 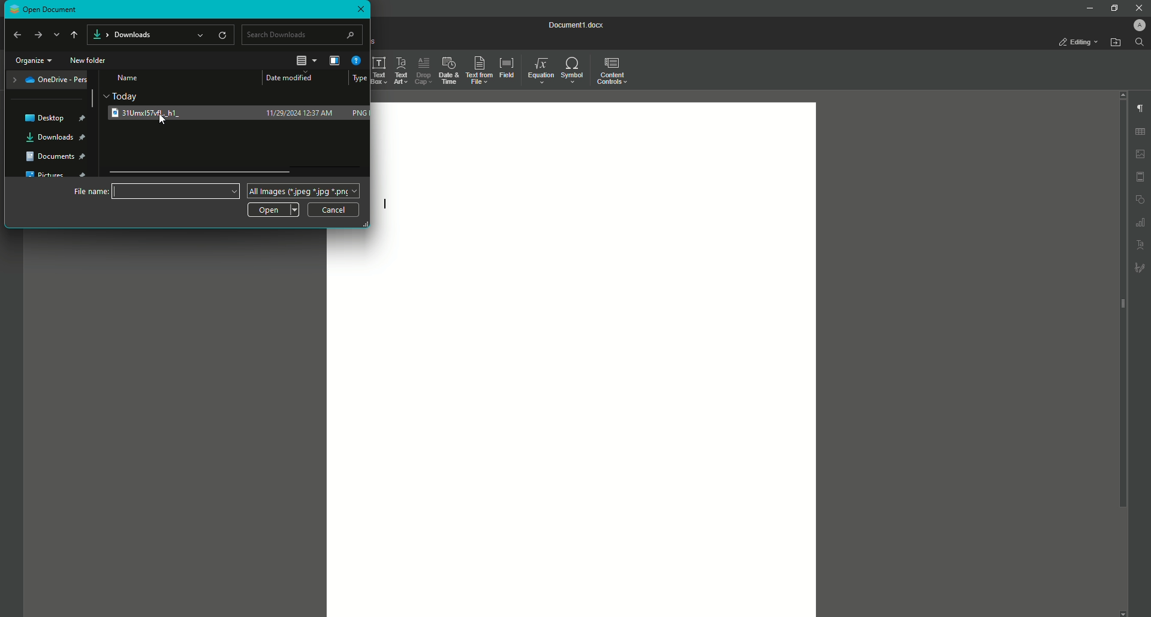 I want to click on Scrollbar, so click(x=201, y=170).